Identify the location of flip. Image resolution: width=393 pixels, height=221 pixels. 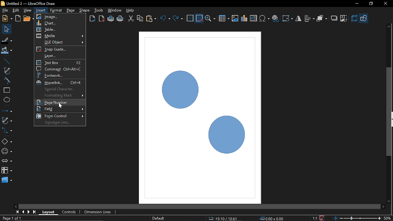
(299, 19).